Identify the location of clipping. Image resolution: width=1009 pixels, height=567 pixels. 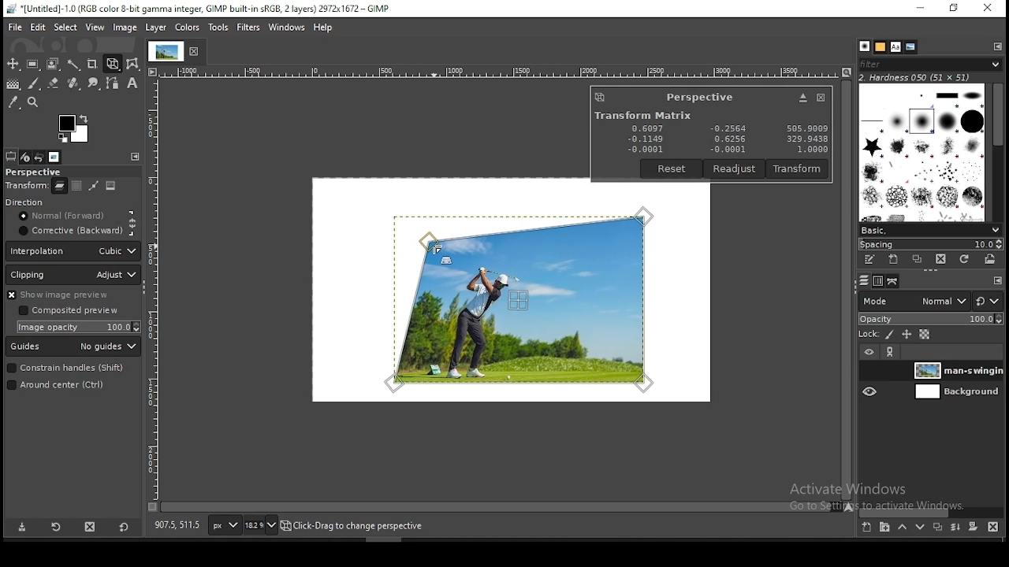
(74, 275).